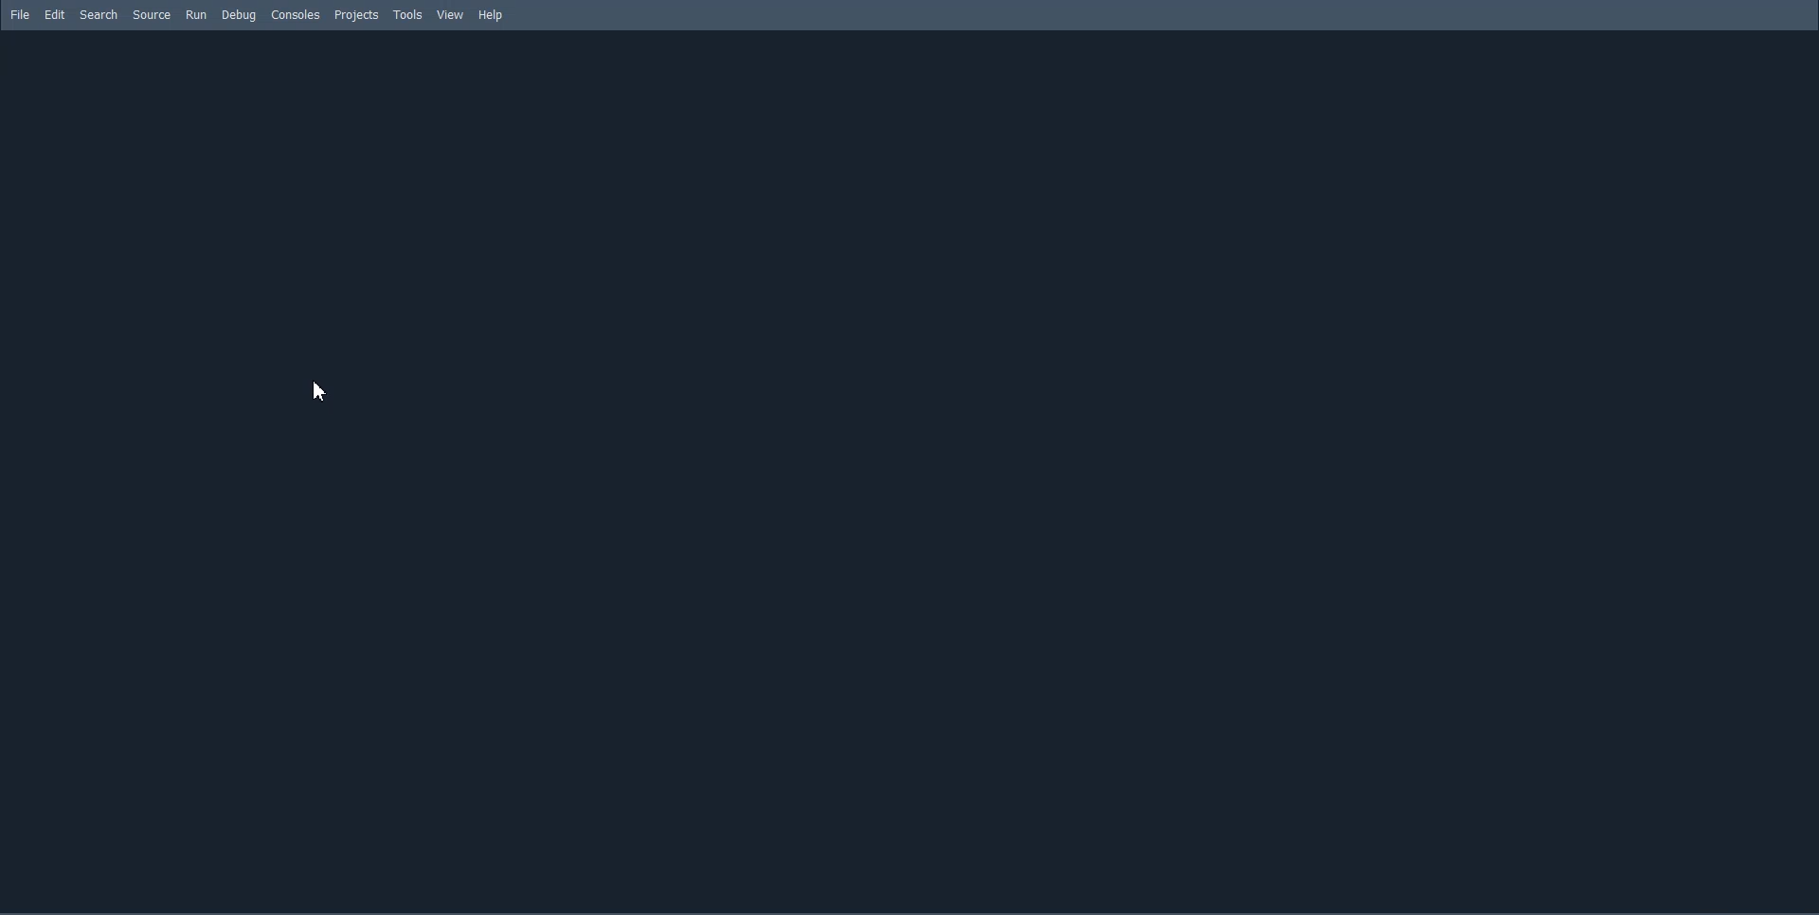  What do you see at coordinates (295, 14) in the screenshot?
I see `Consoles` at bounding box center [295, 14].